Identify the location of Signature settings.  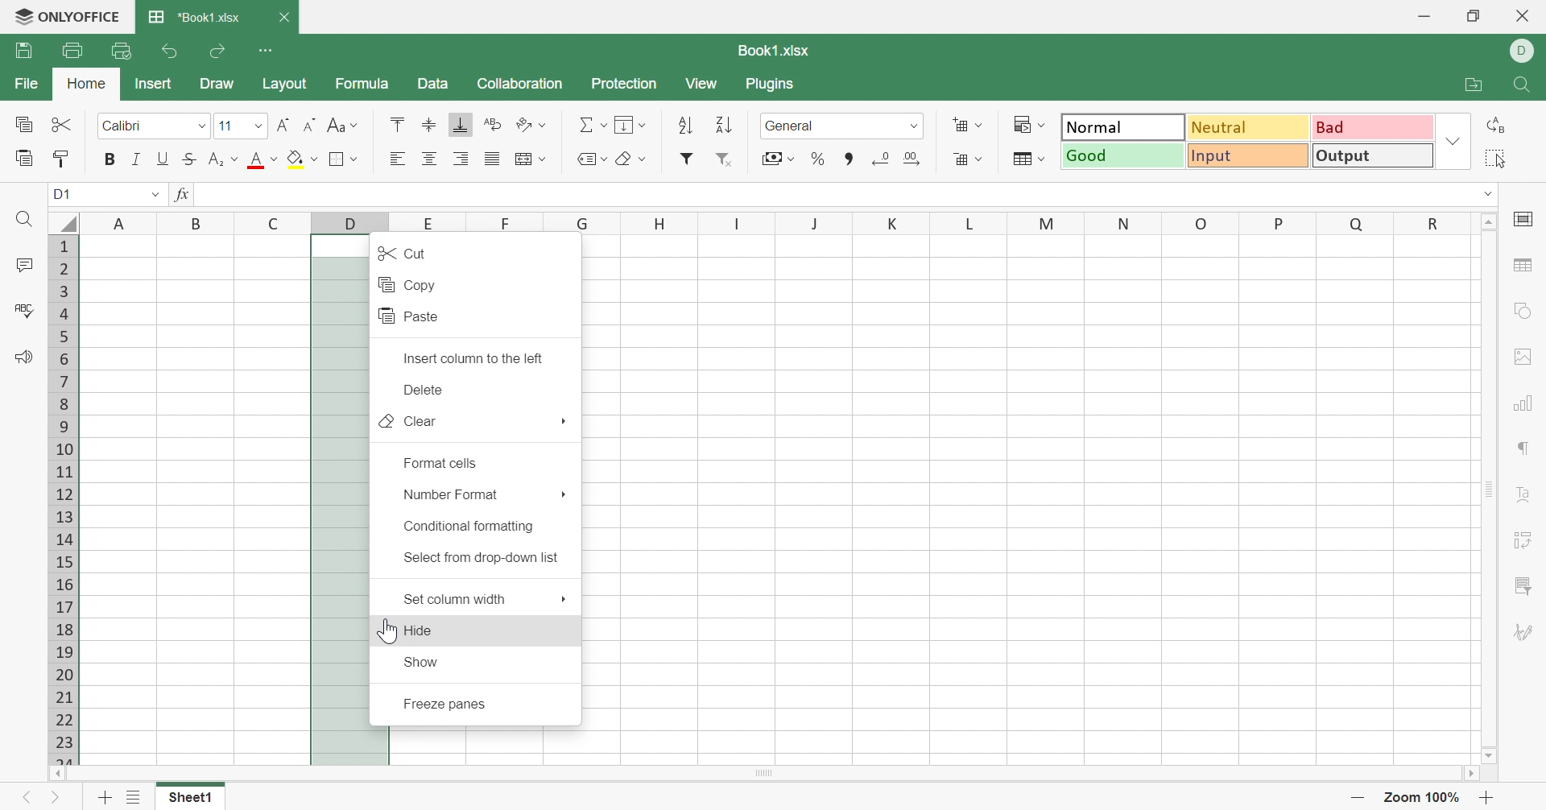
(1525, 630).